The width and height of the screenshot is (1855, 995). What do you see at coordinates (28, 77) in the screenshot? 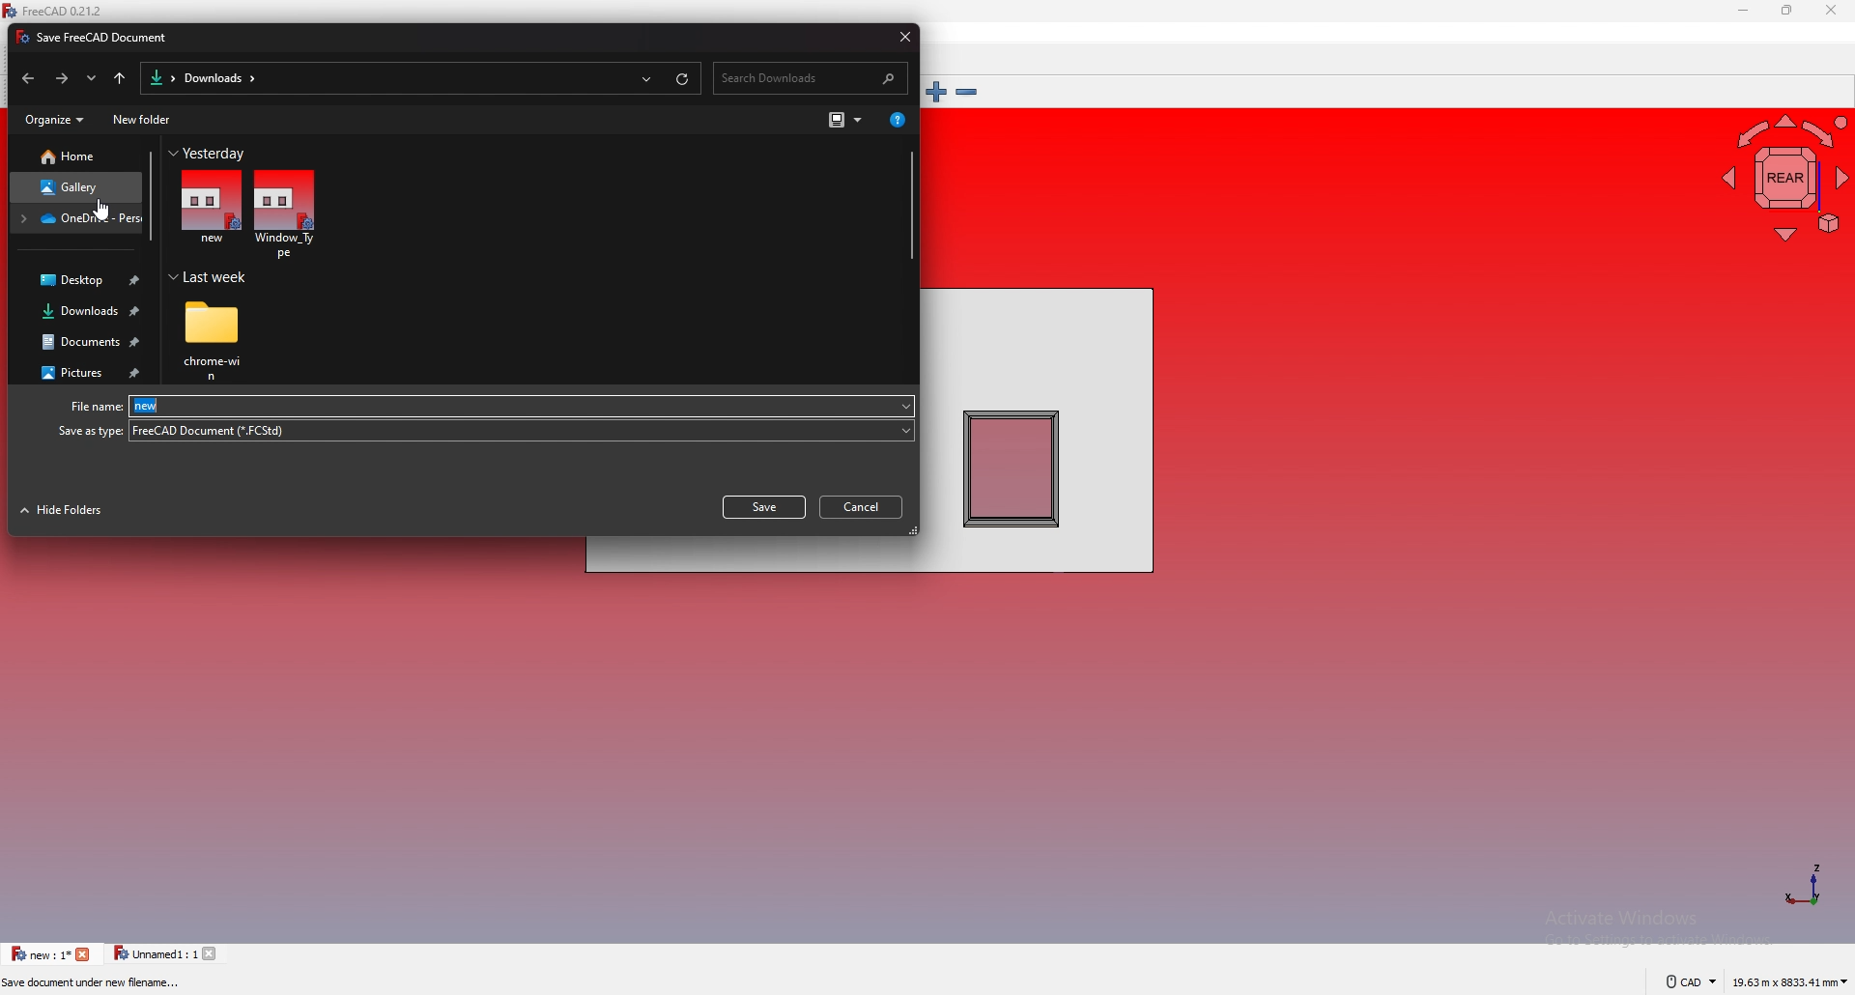
I see `back` at bounding box center [28, 77].